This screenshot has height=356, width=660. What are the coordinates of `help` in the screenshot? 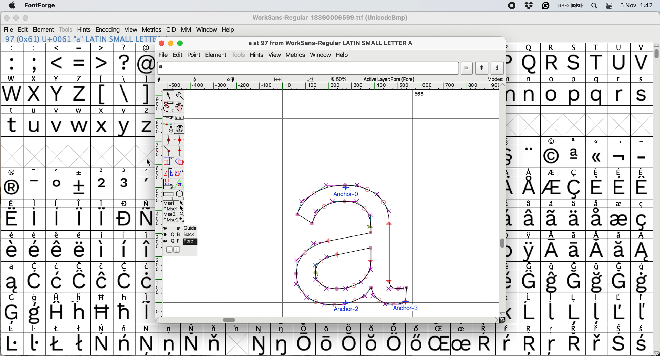 It's located at (345, 55).